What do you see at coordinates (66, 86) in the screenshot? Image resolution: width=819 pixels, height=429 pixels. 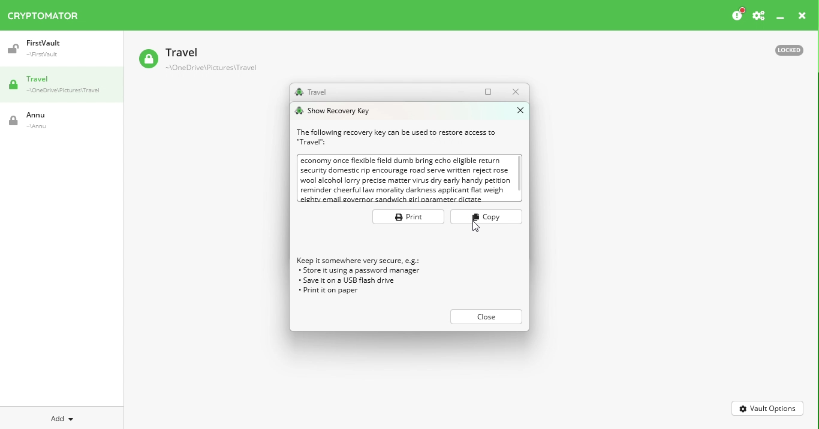 I see `Travel` at bounding box center [66, 86].